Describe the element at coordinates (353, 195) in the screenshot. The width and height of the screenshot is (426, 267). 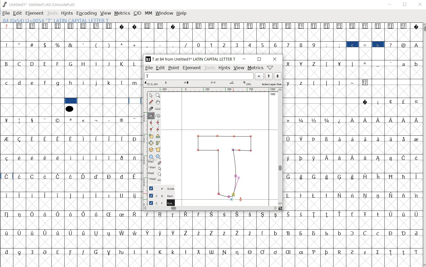
I see `Symbol` at that location.